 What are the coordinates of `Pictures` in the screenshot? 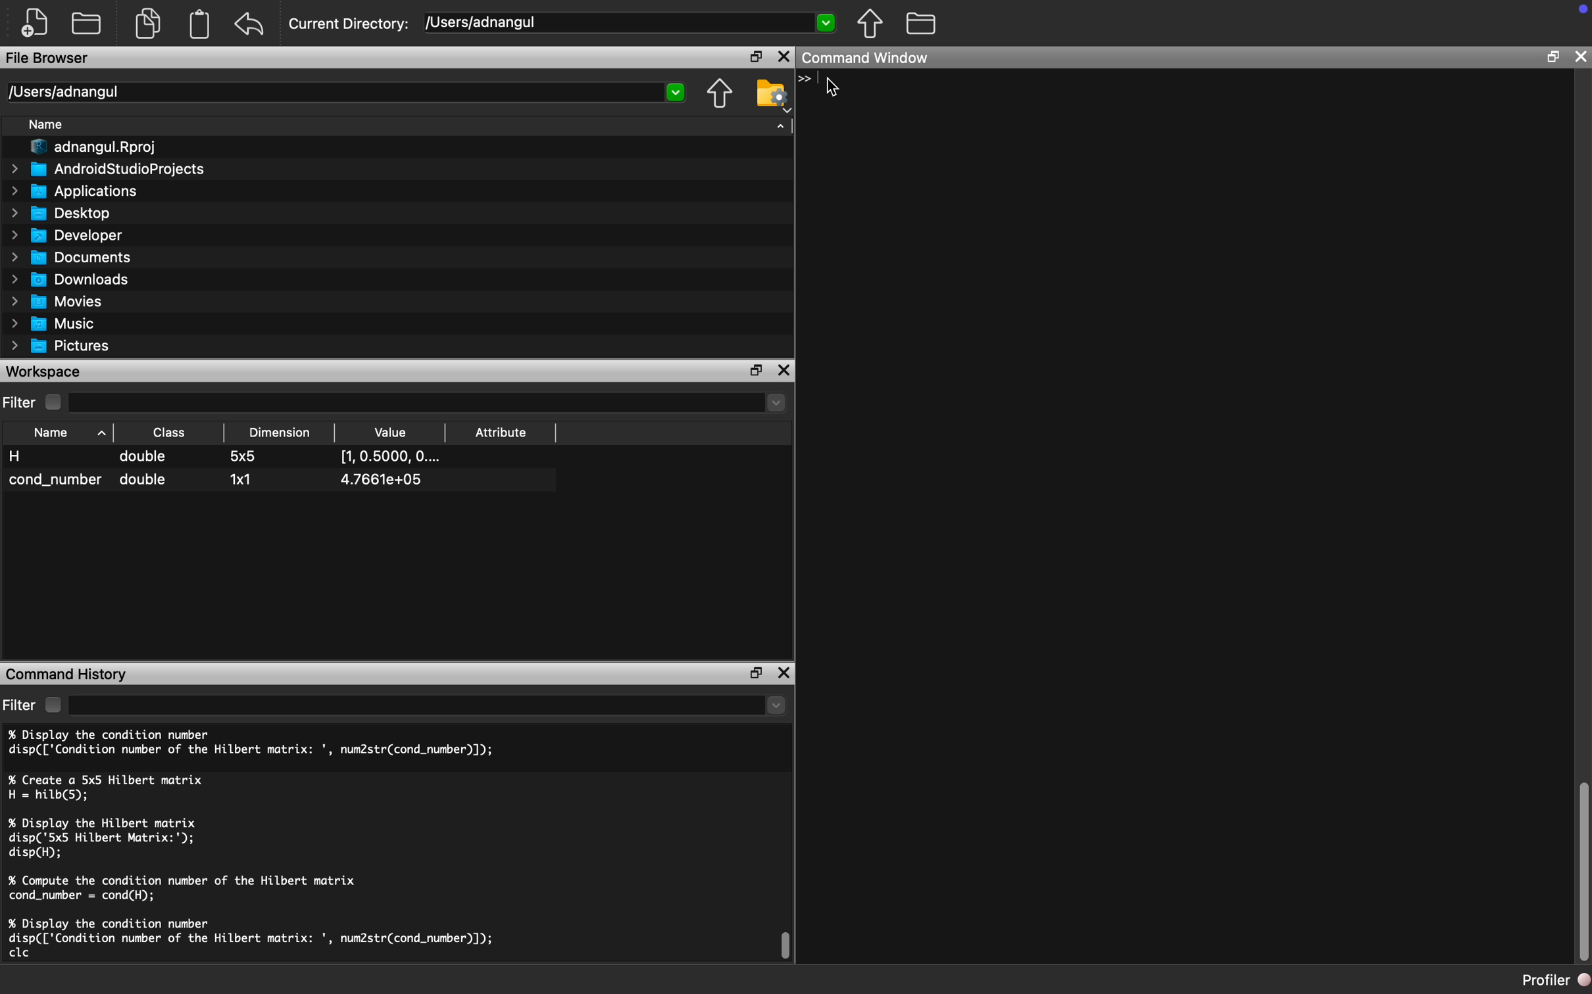 It's located at (62, 345).